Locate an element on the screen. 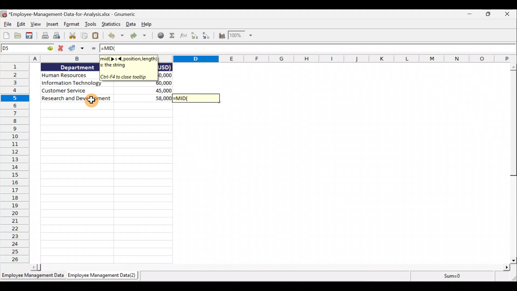 Image resolution: width=517 pixels, height=291 pixels. Paste is located at coordinates (96, 35).